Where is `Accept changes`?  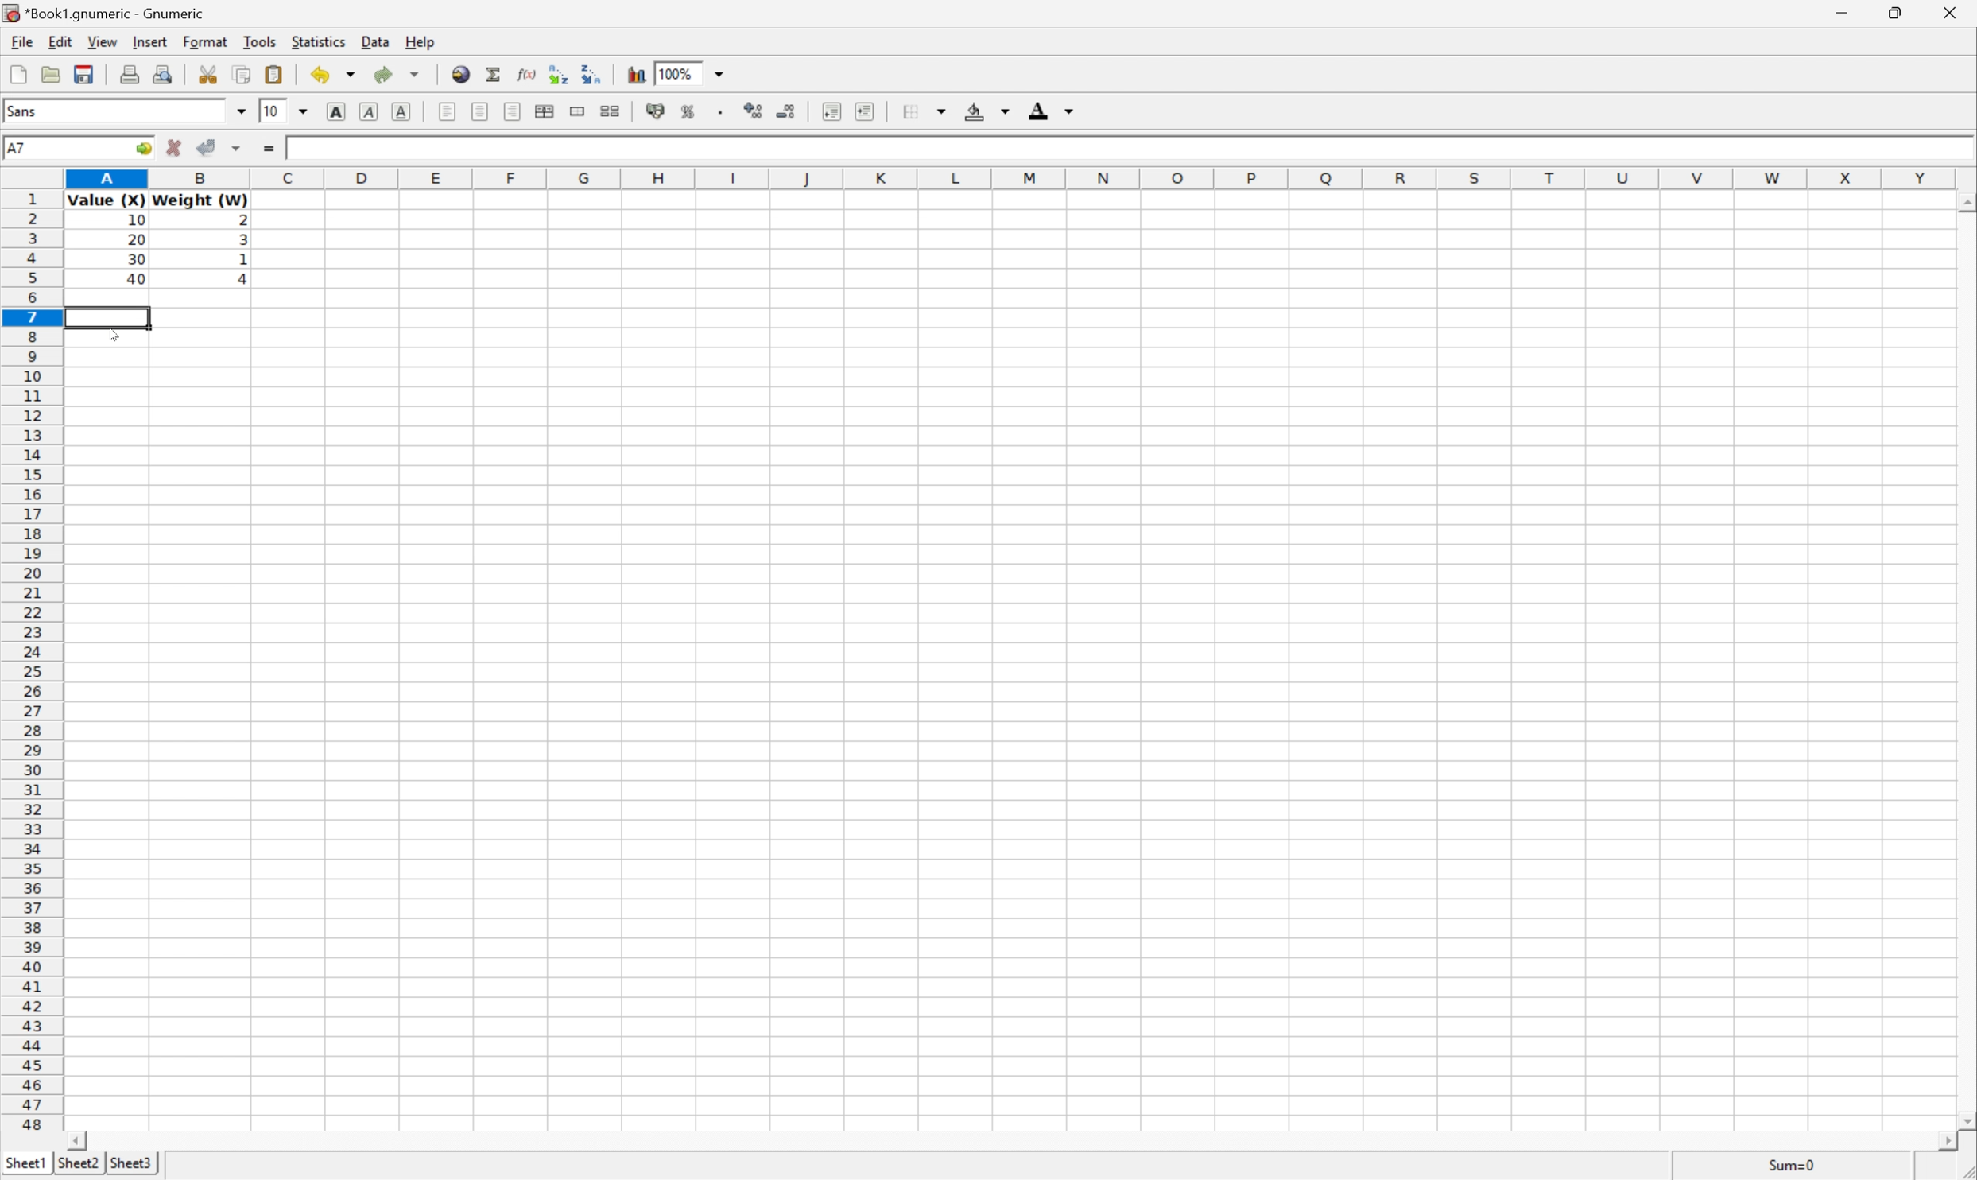 Accept changes is located at coordinates (205, 148).